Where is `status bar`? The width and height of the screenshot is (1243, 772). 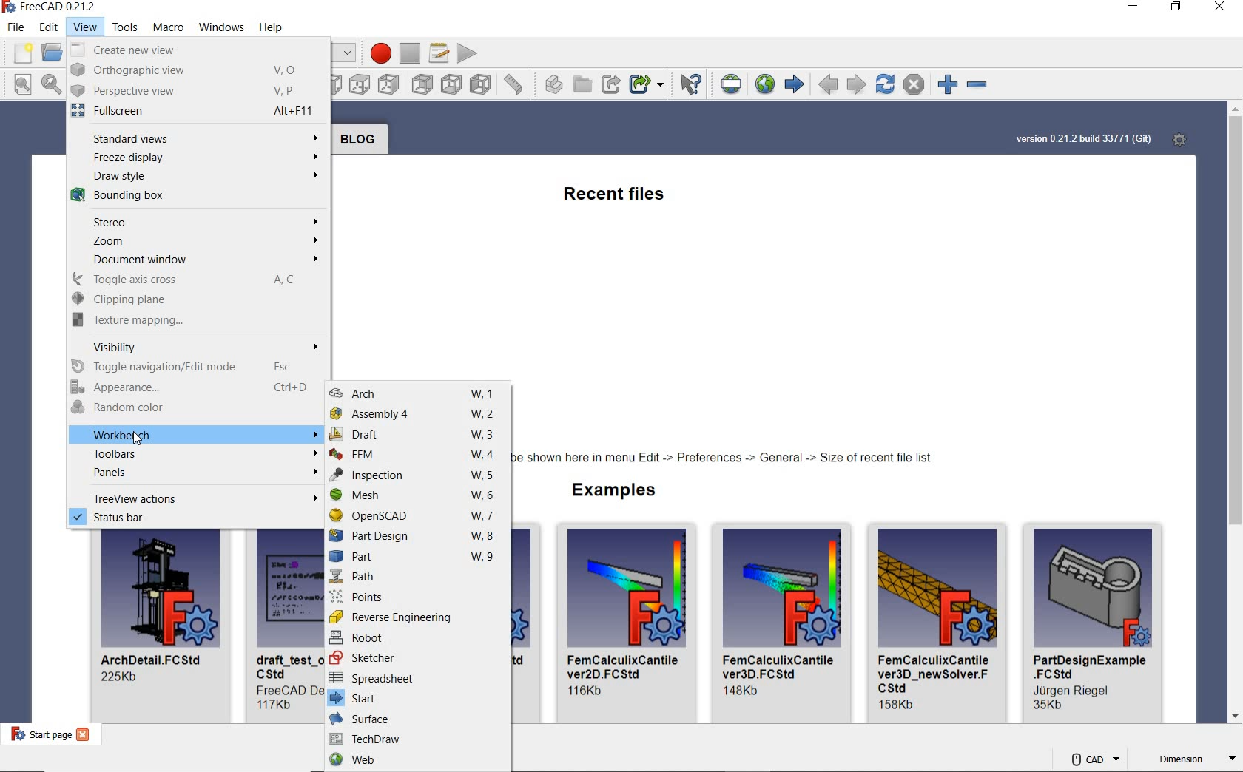 status bar is located at coordinates (197, 521).